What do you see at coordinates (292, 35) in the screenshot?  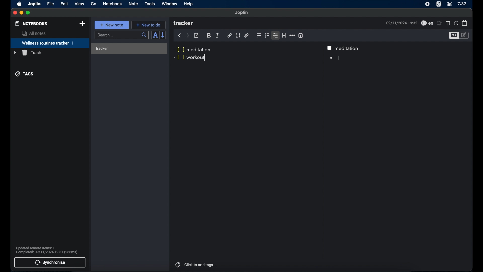 I see `horizontal rule` at bounding box center [292, 35].